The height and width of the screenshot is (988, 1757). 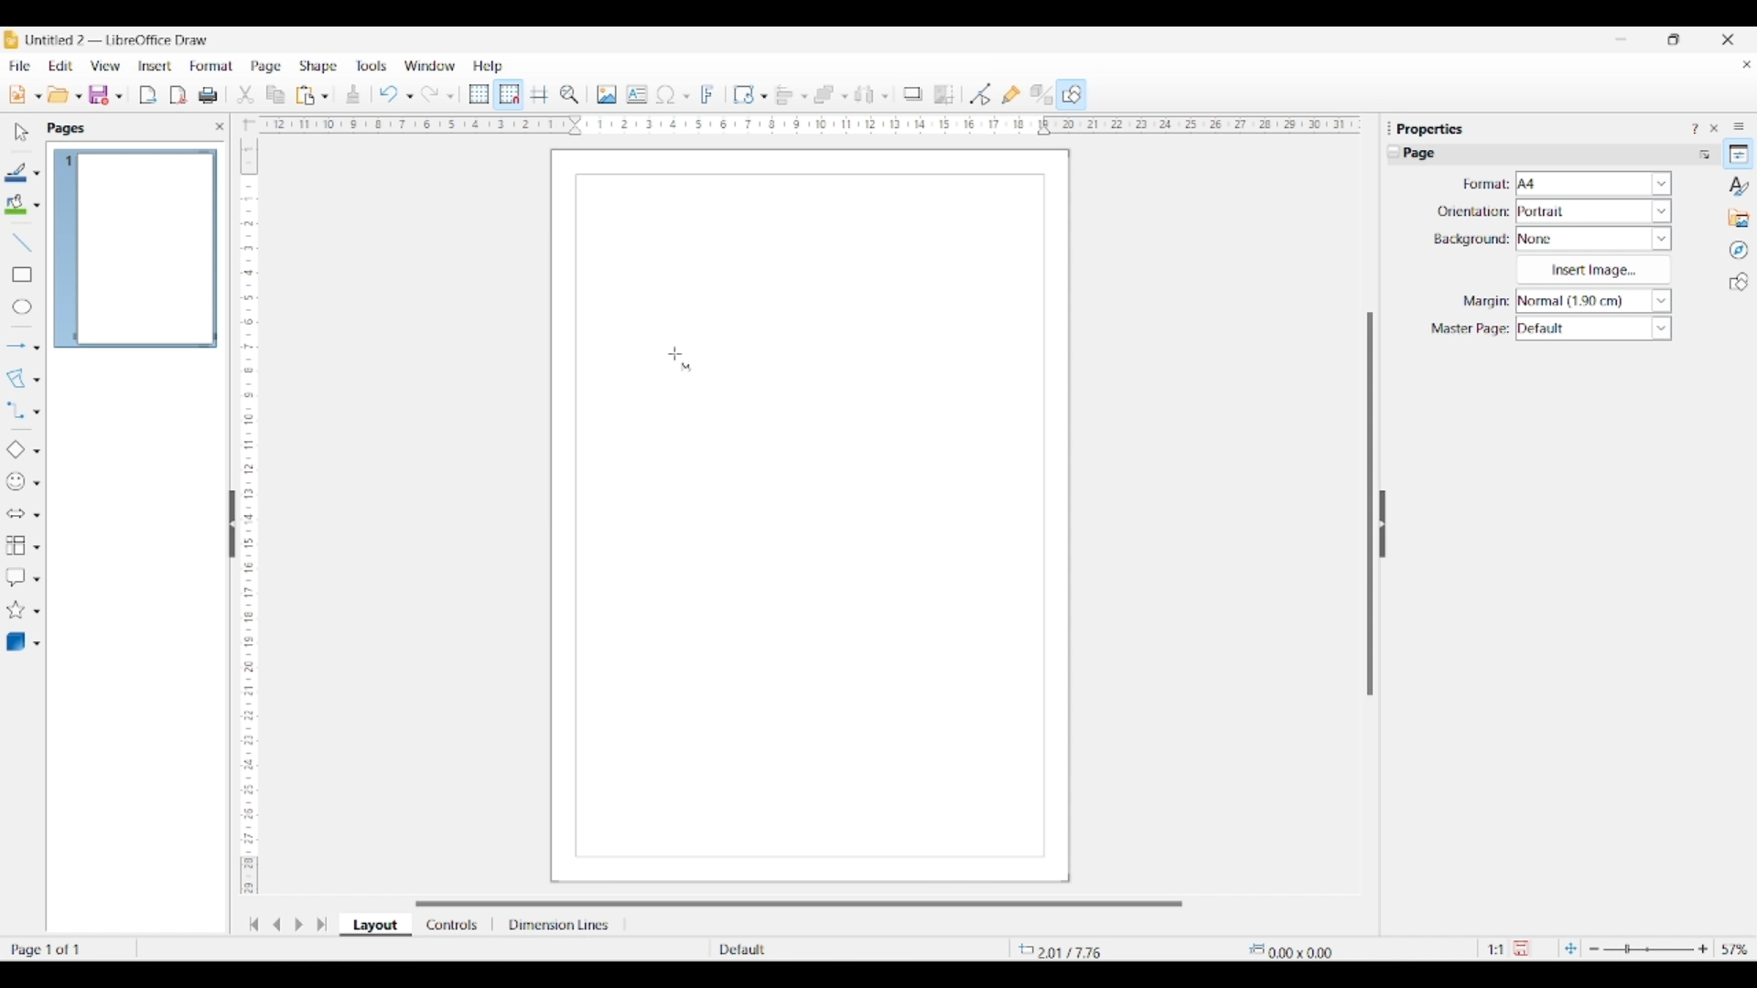 I want to click on Jump to first slide, so click(x=253, y=924).